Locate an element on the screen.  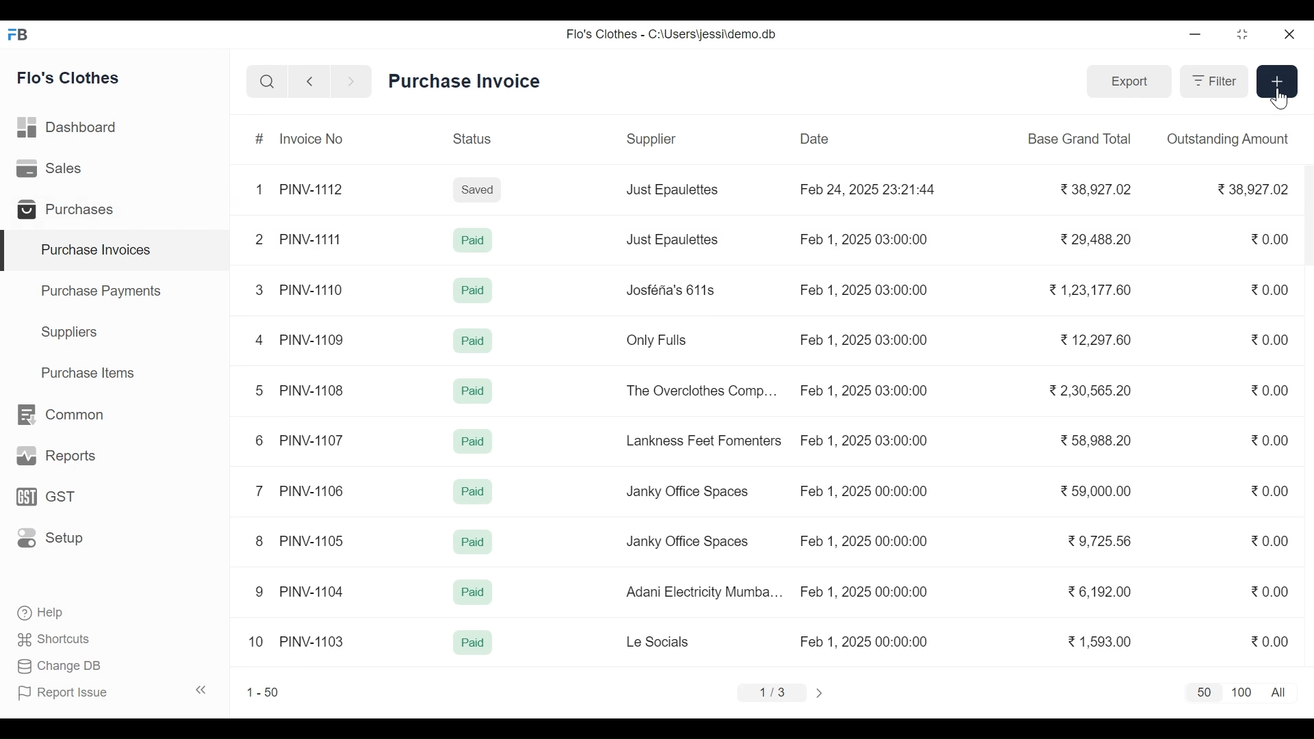
Paid is located at coordinates (474, 642).